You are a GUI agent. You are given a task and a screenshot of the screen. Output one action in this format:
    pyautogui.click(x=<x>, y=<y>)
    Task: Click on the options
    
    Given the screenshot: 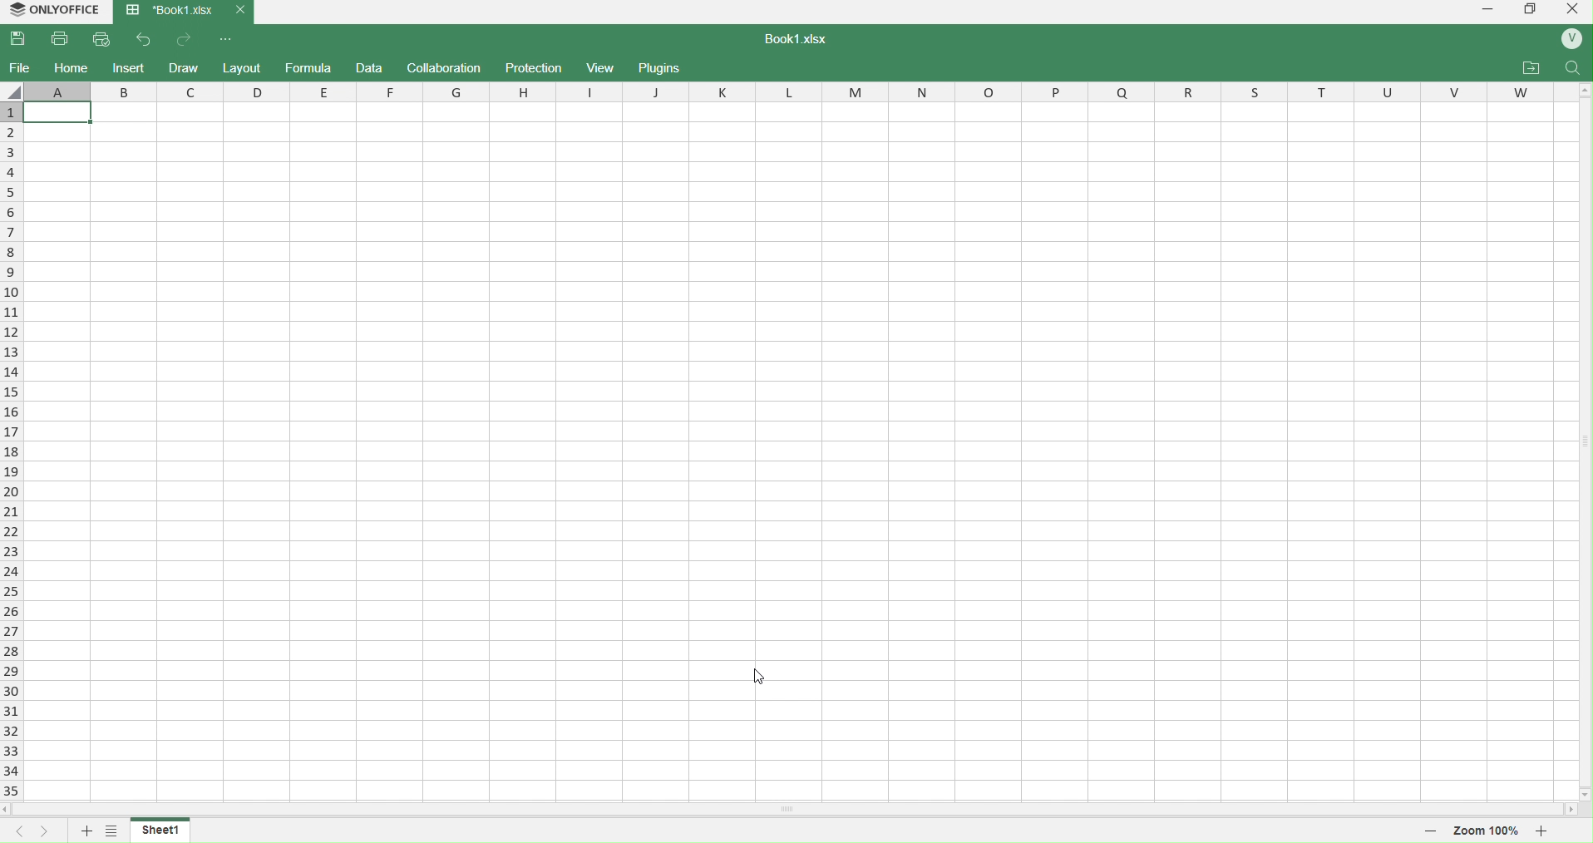 What is the action you would take?
    pyautogui.click(x=111, y=832)
    